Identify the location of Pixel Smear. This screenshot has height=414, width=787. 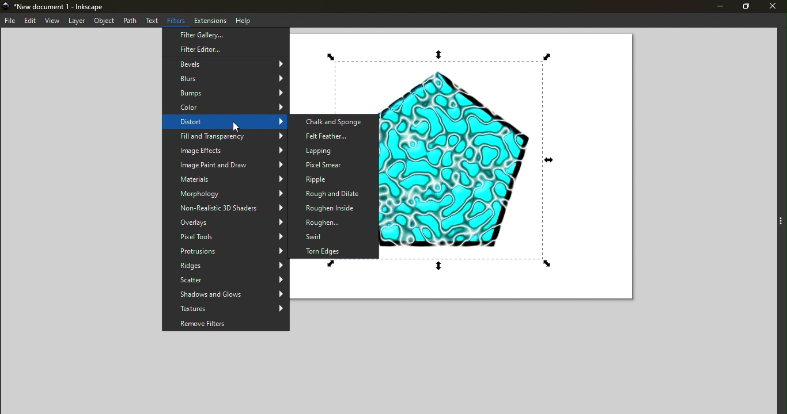
(334, 166).